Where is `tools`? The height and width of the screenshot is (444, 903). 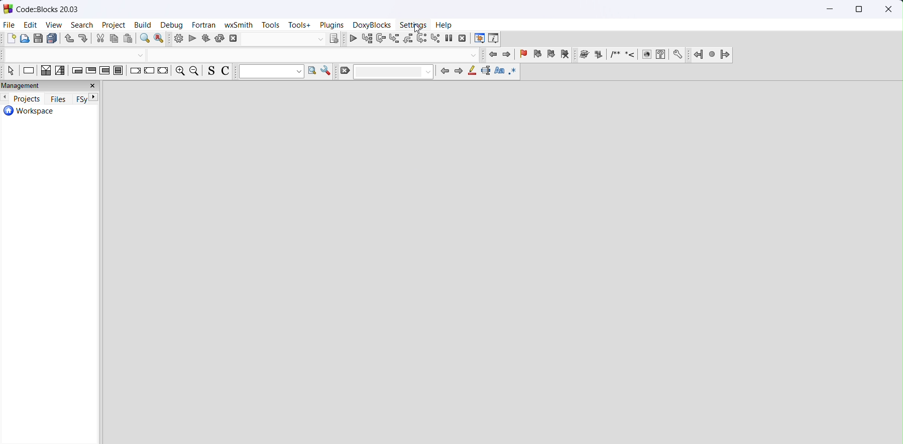
tools is located at coordinates (269, 25).